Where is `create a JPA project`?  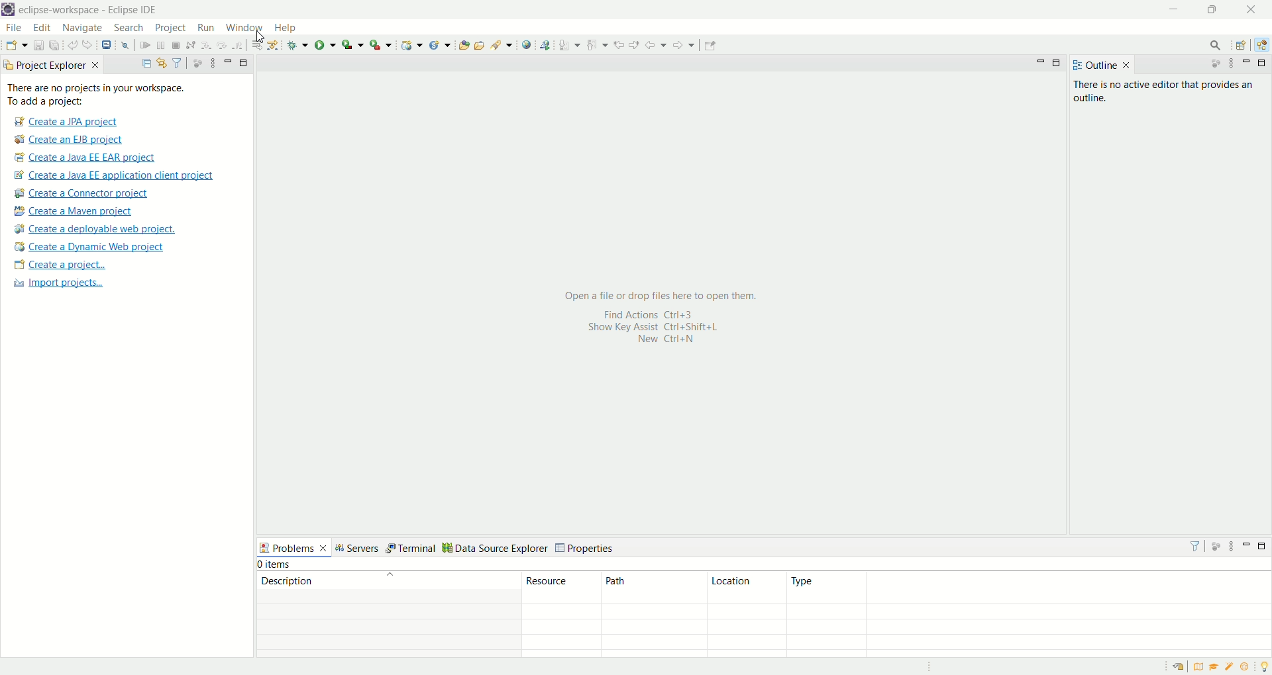 create a JPA project is located at coordinates (64, 122).